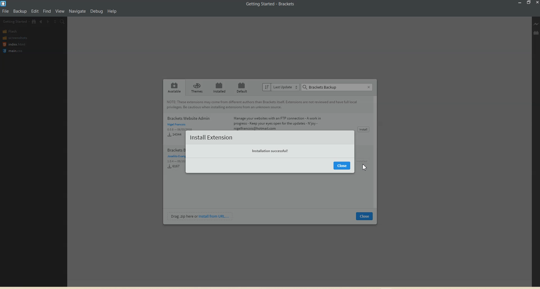  What do you see at coordinates (36, 10) in the screenshot?
I see `Edit` at bounding box center [36, 10].